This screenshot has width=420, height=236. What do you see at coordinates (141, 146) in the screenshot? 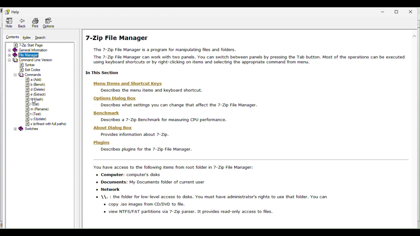
I see `Plugins` at bounding box center [141, 146].